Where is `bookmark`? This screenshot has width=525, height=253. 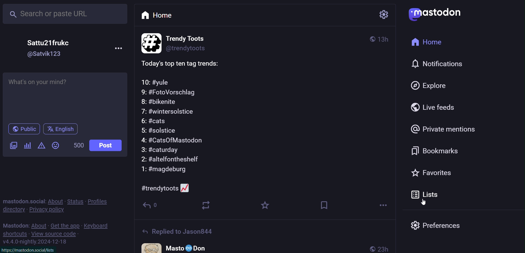 bookmark is located at coordinates (322, 204).